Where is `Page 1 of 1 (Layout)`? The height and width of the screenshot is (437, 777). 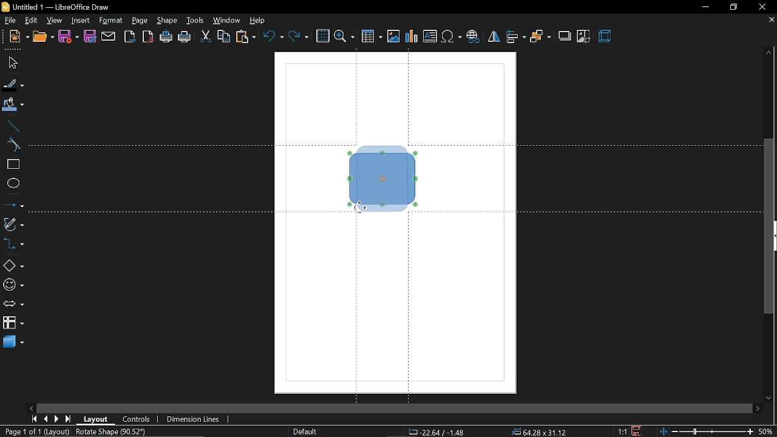 Page 1 of 1 (Layout) is located at coordinates (40, 432).